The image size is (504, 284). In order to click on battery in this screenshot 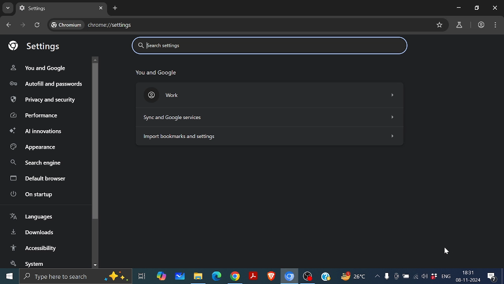, I will do `click(406, 278)`.